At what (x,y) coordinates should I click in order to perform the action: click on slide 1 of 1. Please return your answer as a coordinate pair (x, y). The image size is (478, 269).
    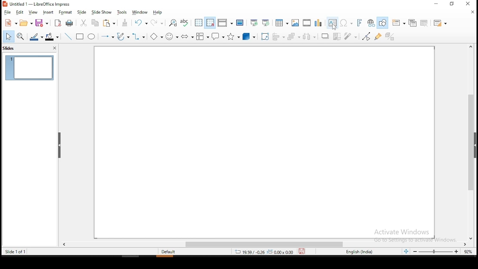
    Looking at the image, I should click on (15, 251).